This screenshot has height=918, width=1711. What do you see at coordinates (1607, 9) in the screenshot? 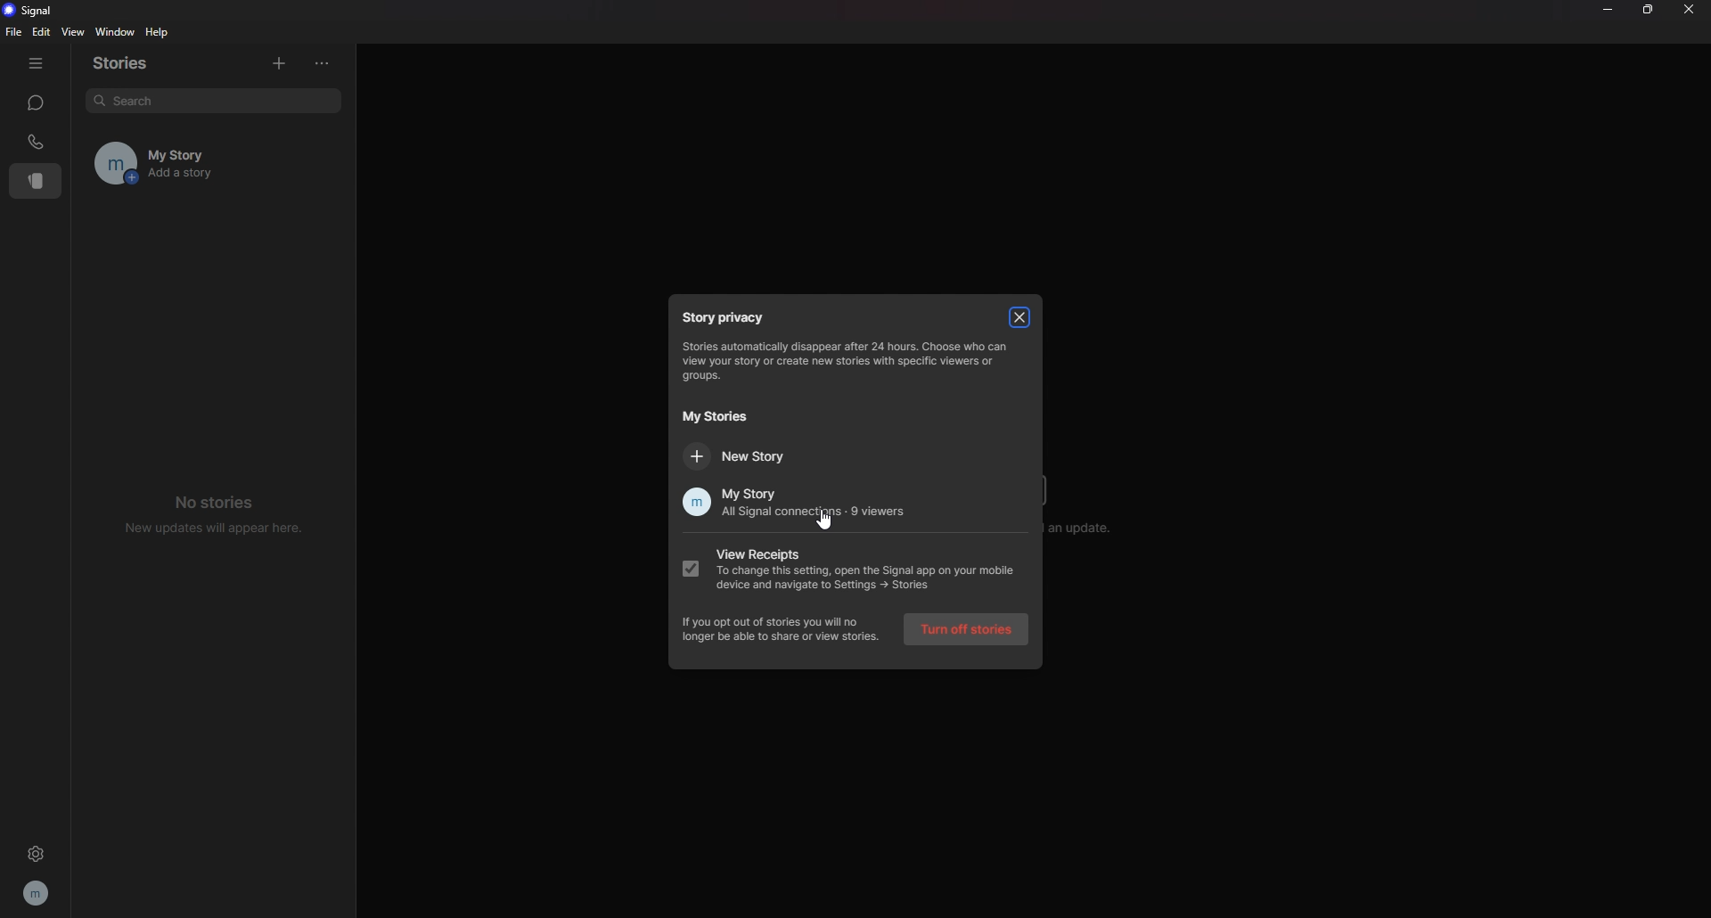
I see `minimize` at bounding box center [1607, 9].